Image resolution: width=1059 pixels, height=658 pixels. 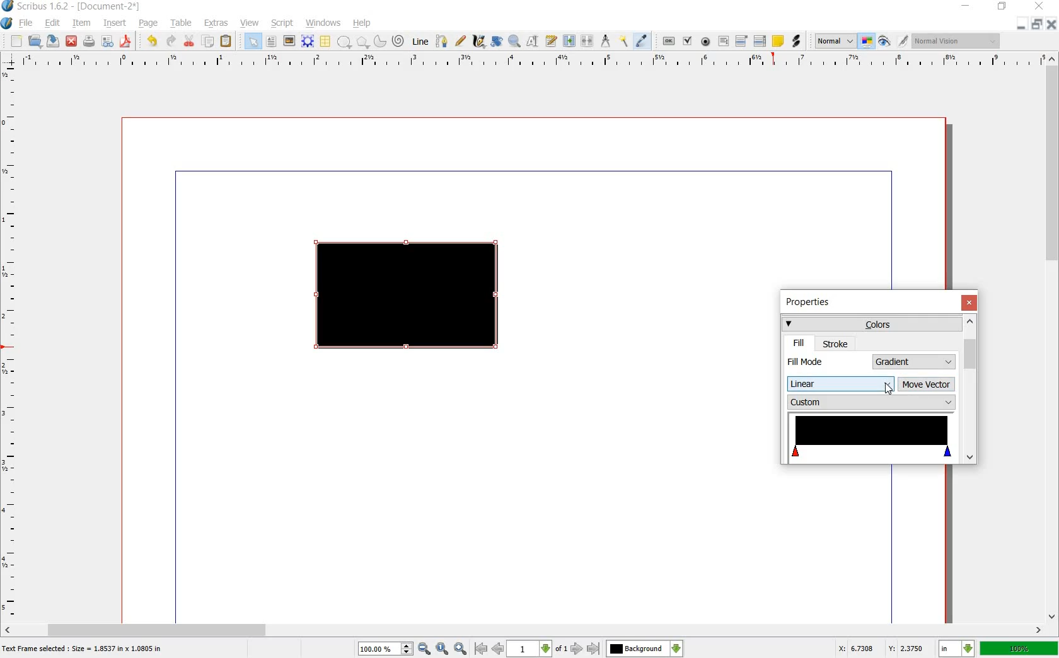 I want to click on scroll bar, so click(x=1053, y=338).